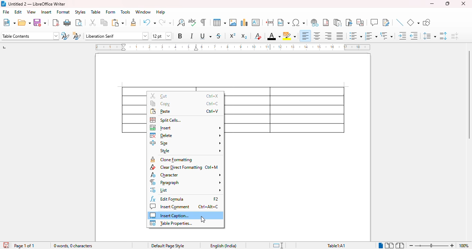 This screenshot has width=472, height=249. I want to click on font color, so click(274, 36).